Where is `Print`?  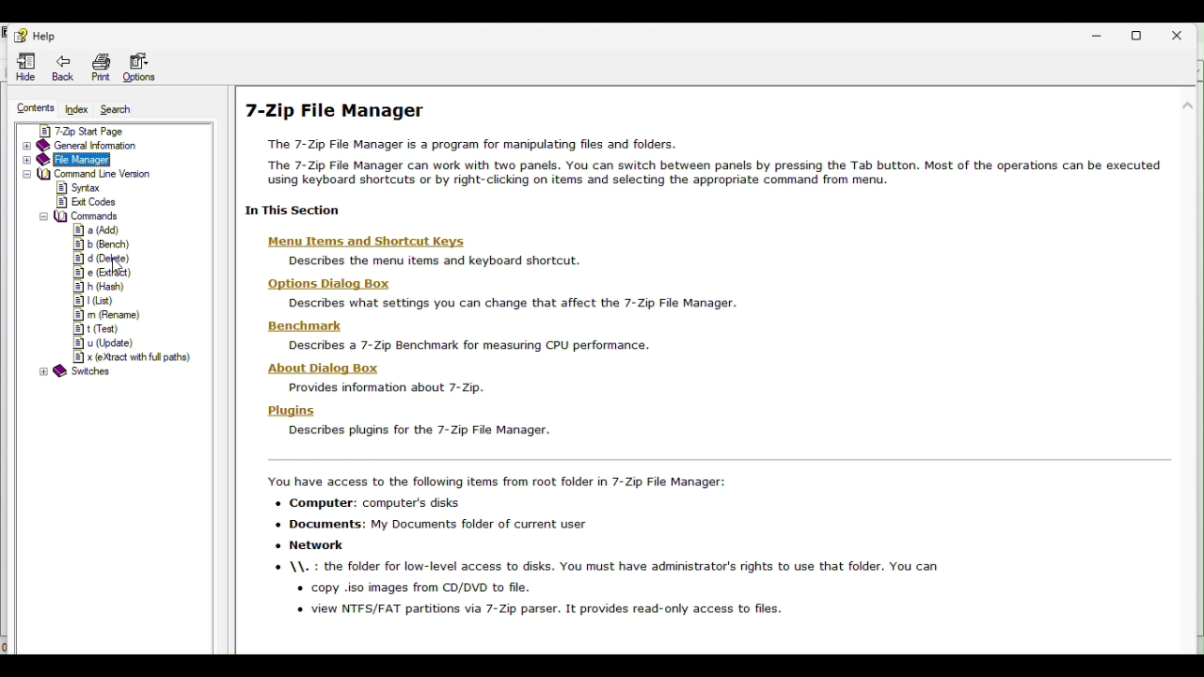
Print is located at coordinates (100, 67).